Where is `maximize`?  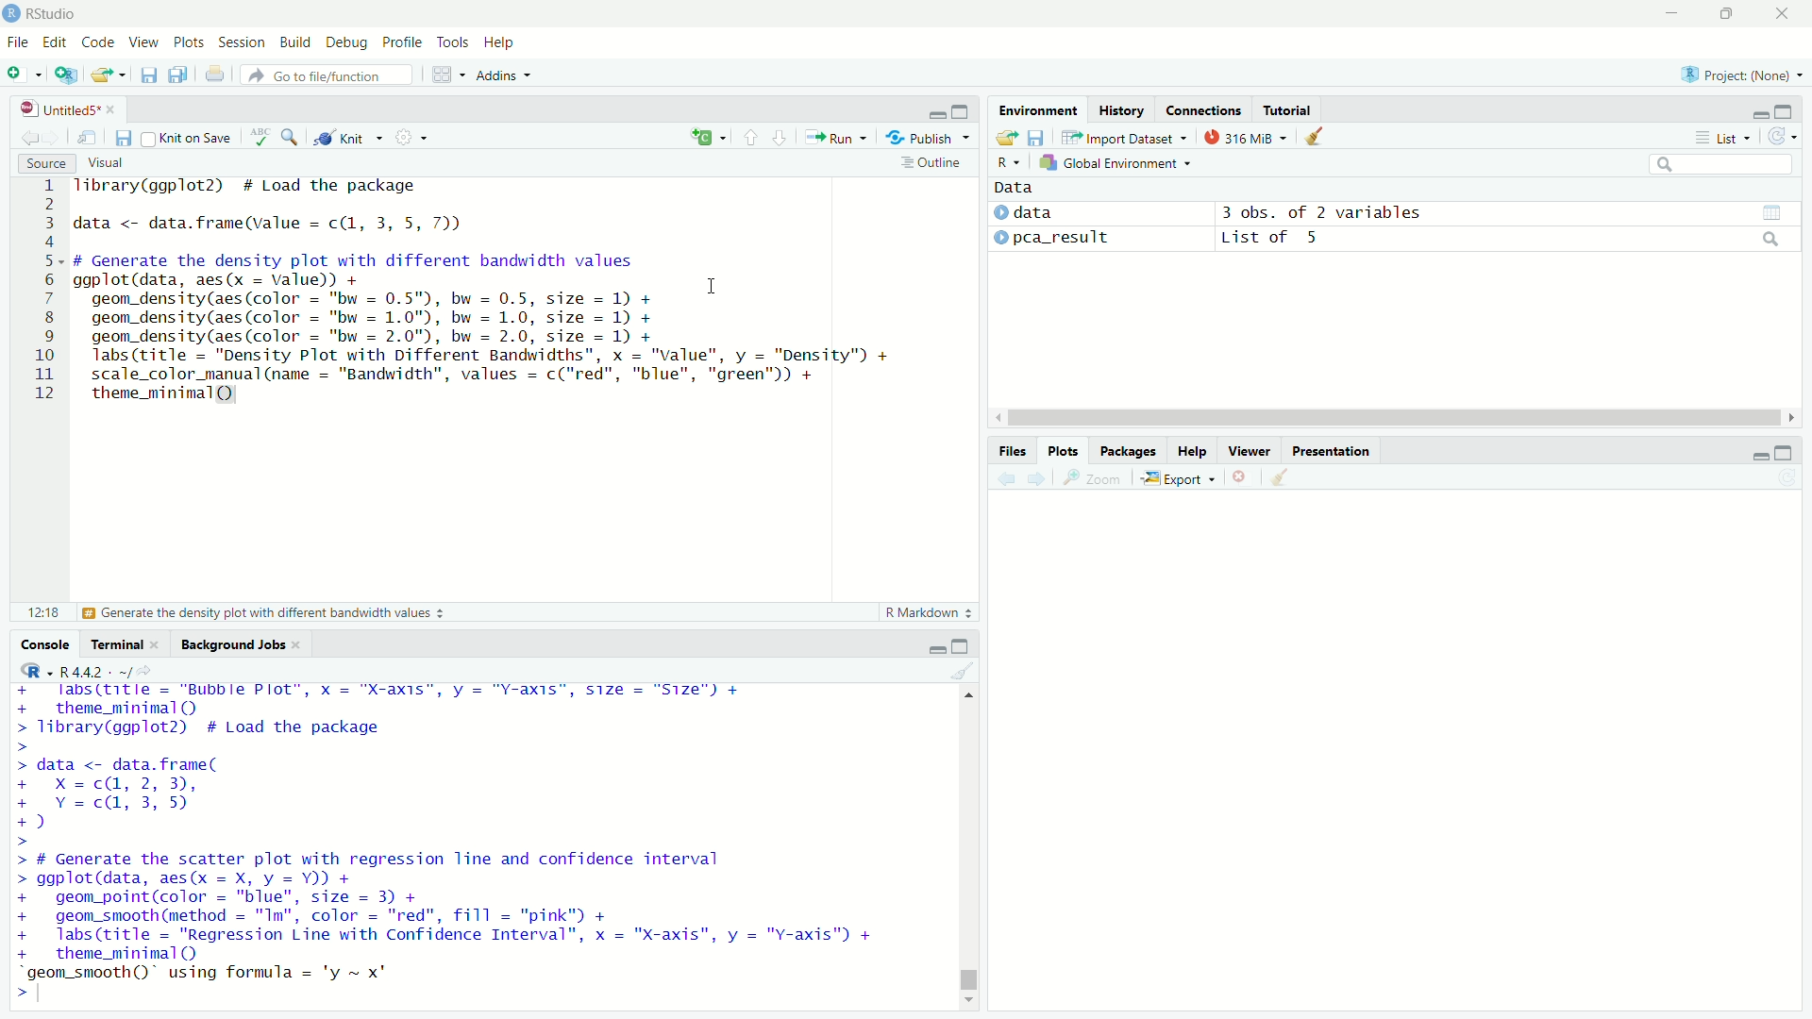
maximize is located at coordinates (1784, 110).